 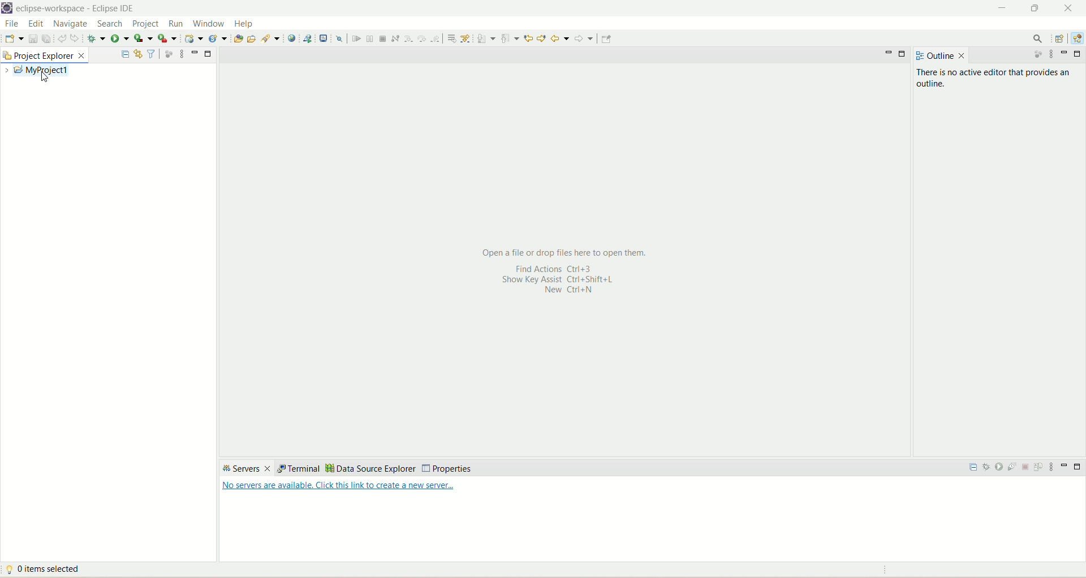 I want to click on run, so click(x=122, y=38).